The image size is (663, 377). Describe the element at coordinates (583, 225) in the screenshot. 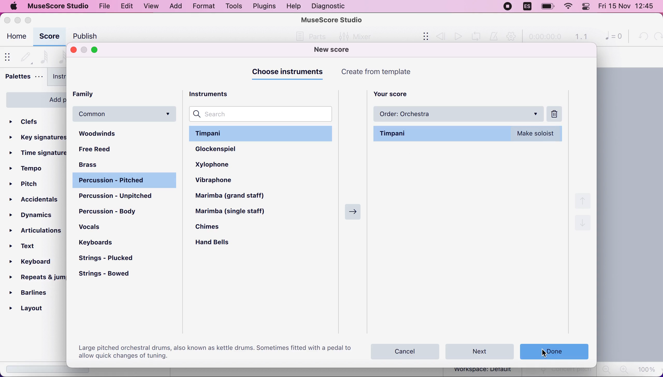

I see `down` at that location.